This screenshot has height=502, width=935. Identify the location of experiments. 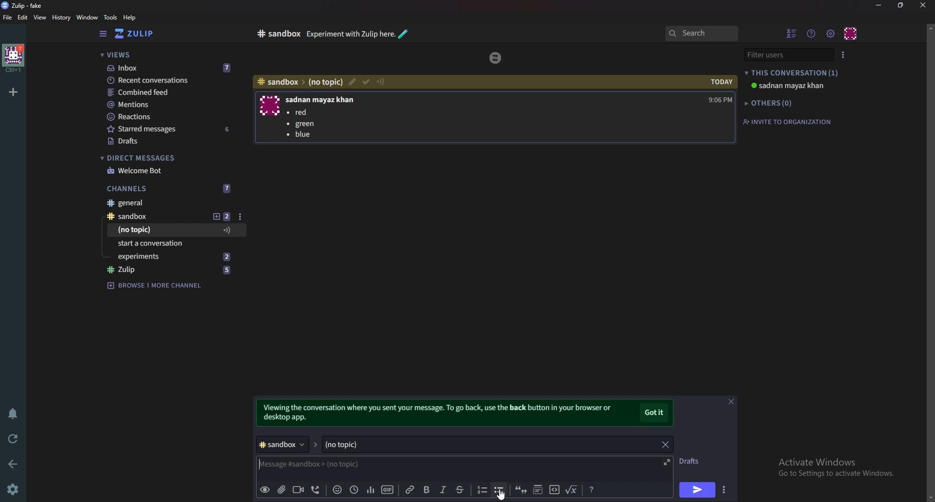
(178, 256).